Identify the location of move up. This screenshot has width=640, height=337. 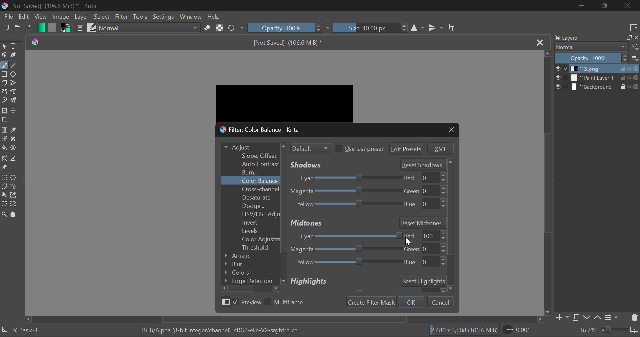
(547, 54).